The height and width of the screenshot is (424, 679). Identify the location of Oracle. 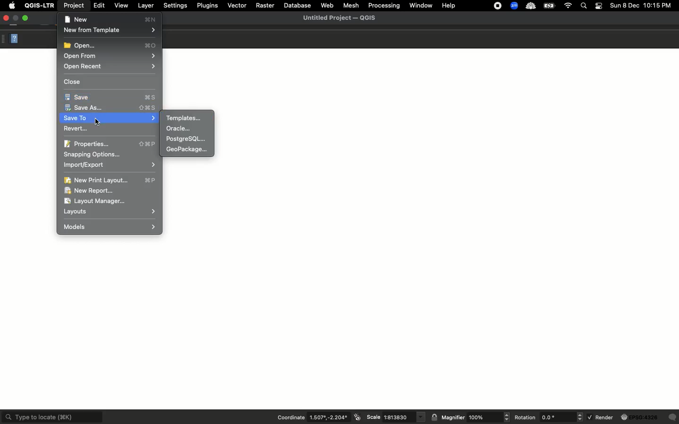
(178, 129).